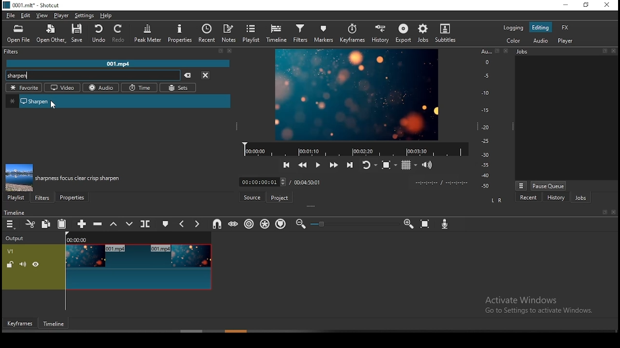 The height and width of the screenshot is (348, 620). I want to click on zoom timeline In, so click(407, 224).